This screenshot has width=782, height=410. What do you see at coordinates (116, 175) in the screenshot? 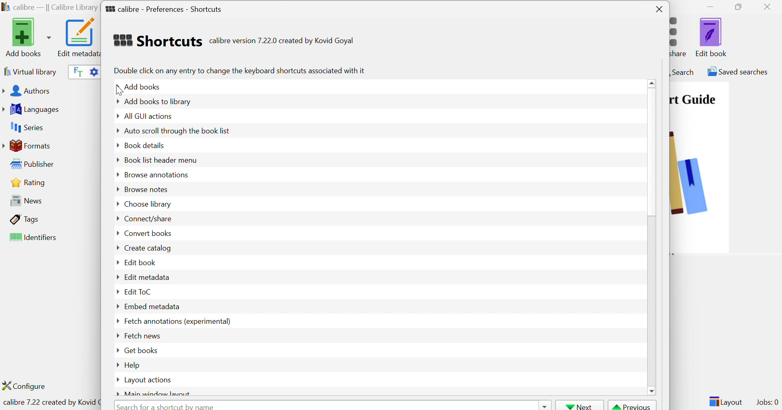
I see `Drop Down` at bounding box center [116, 175].